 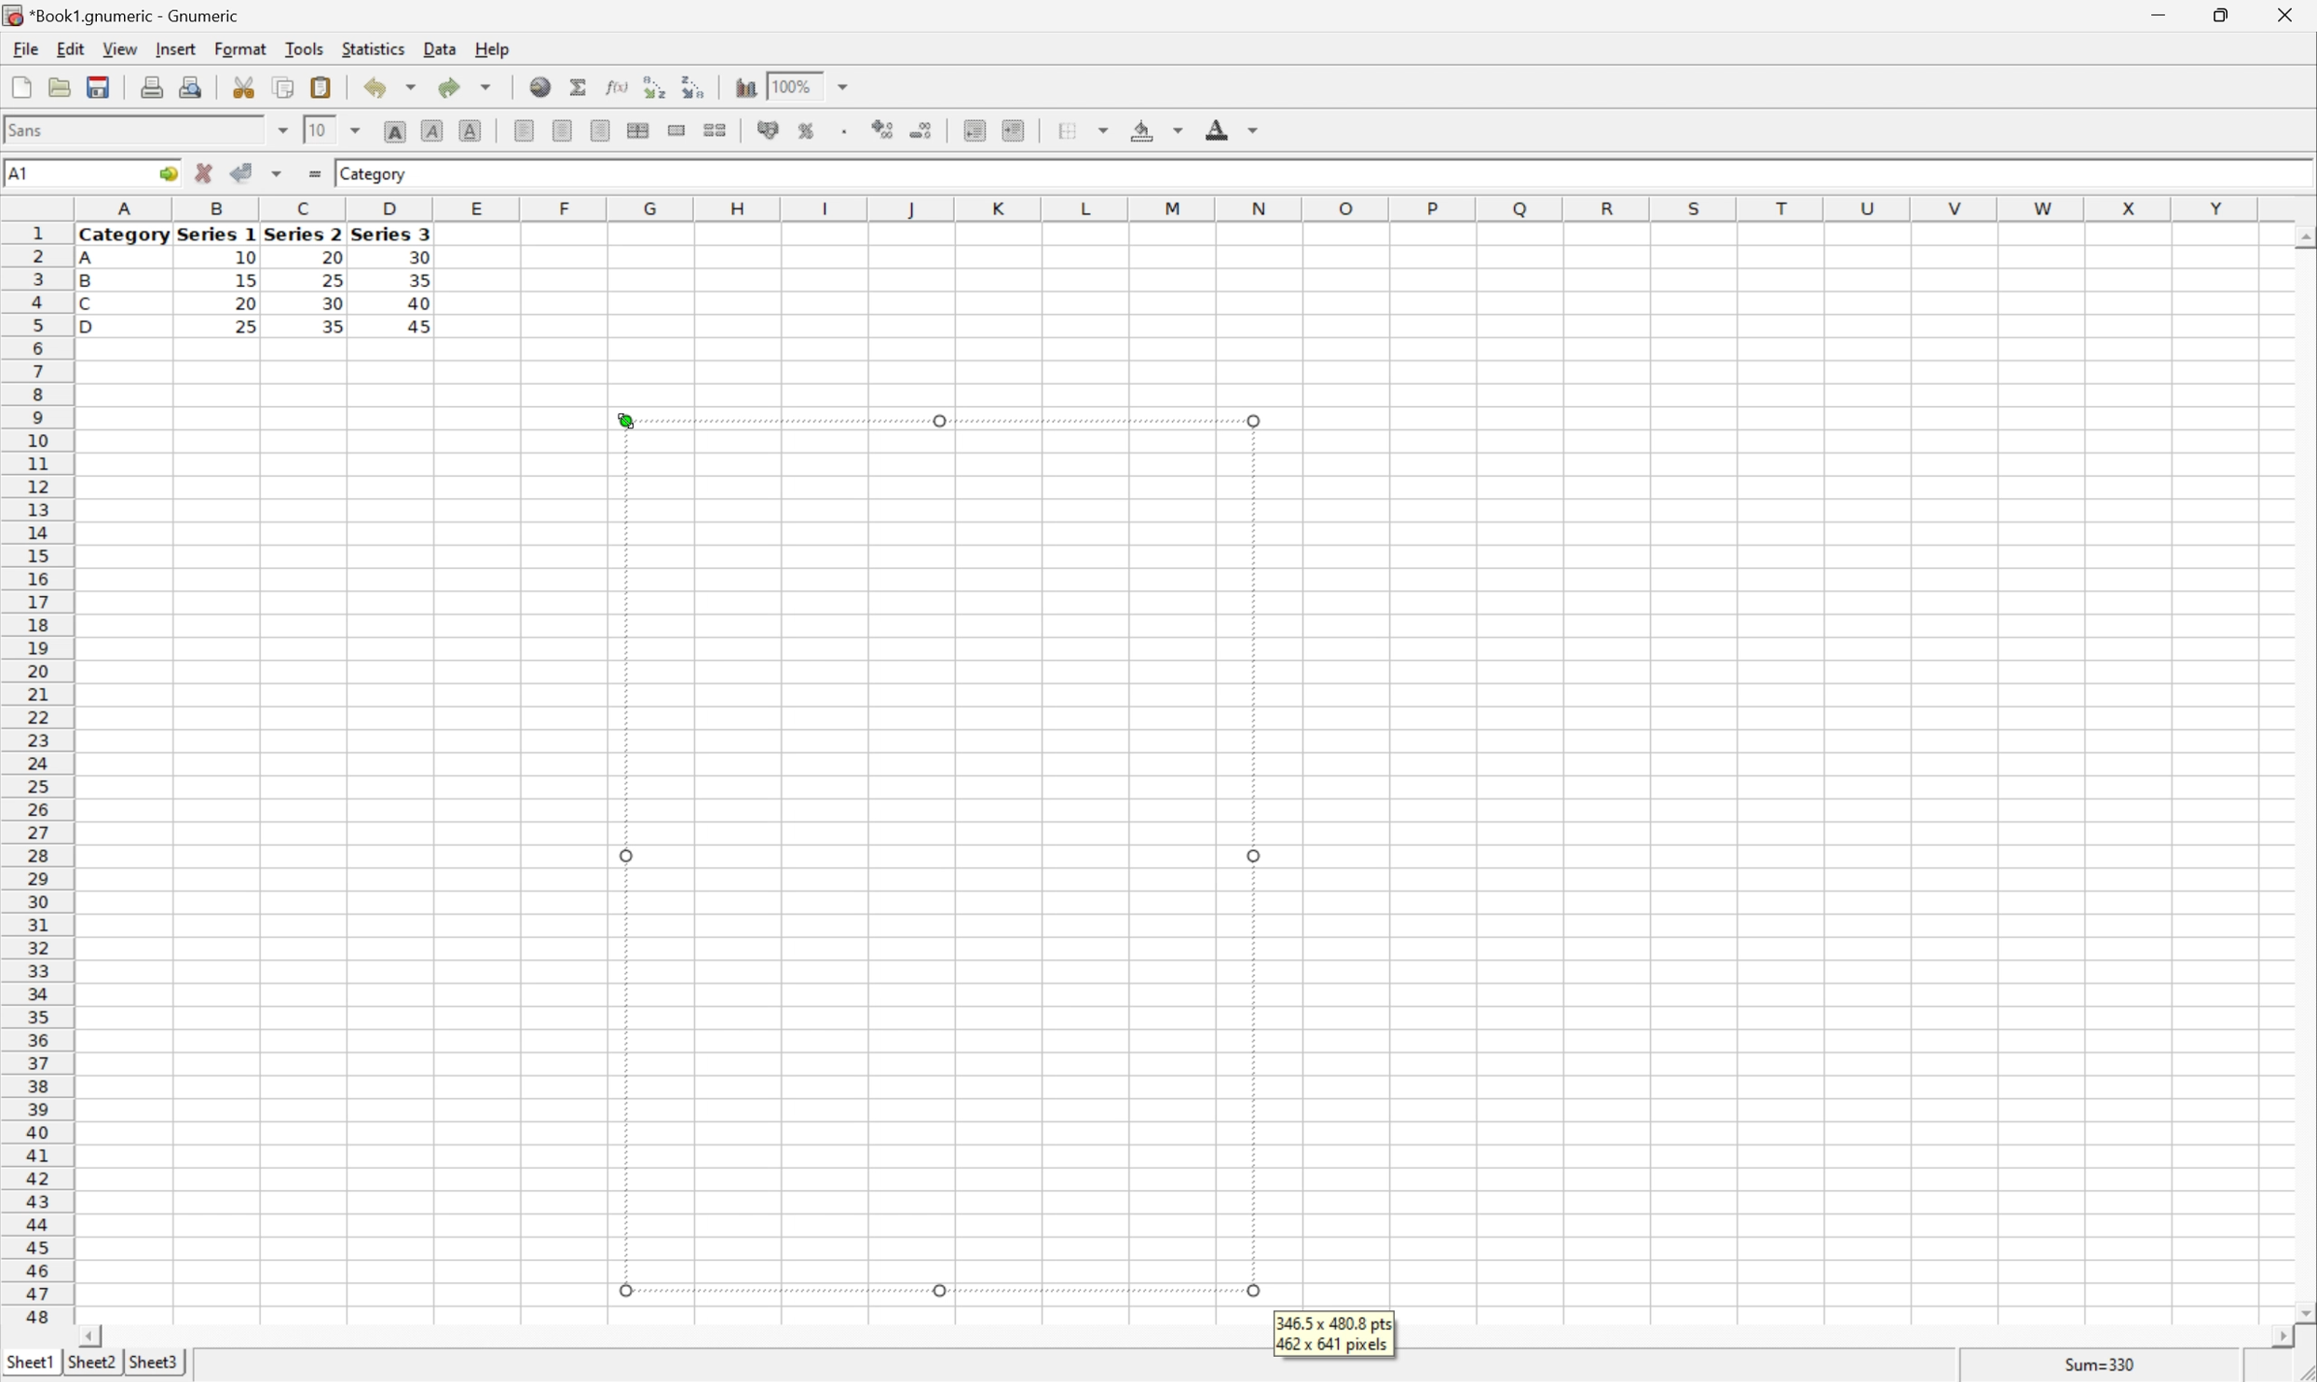 I want to click on 20, so click(x=245, y=304).